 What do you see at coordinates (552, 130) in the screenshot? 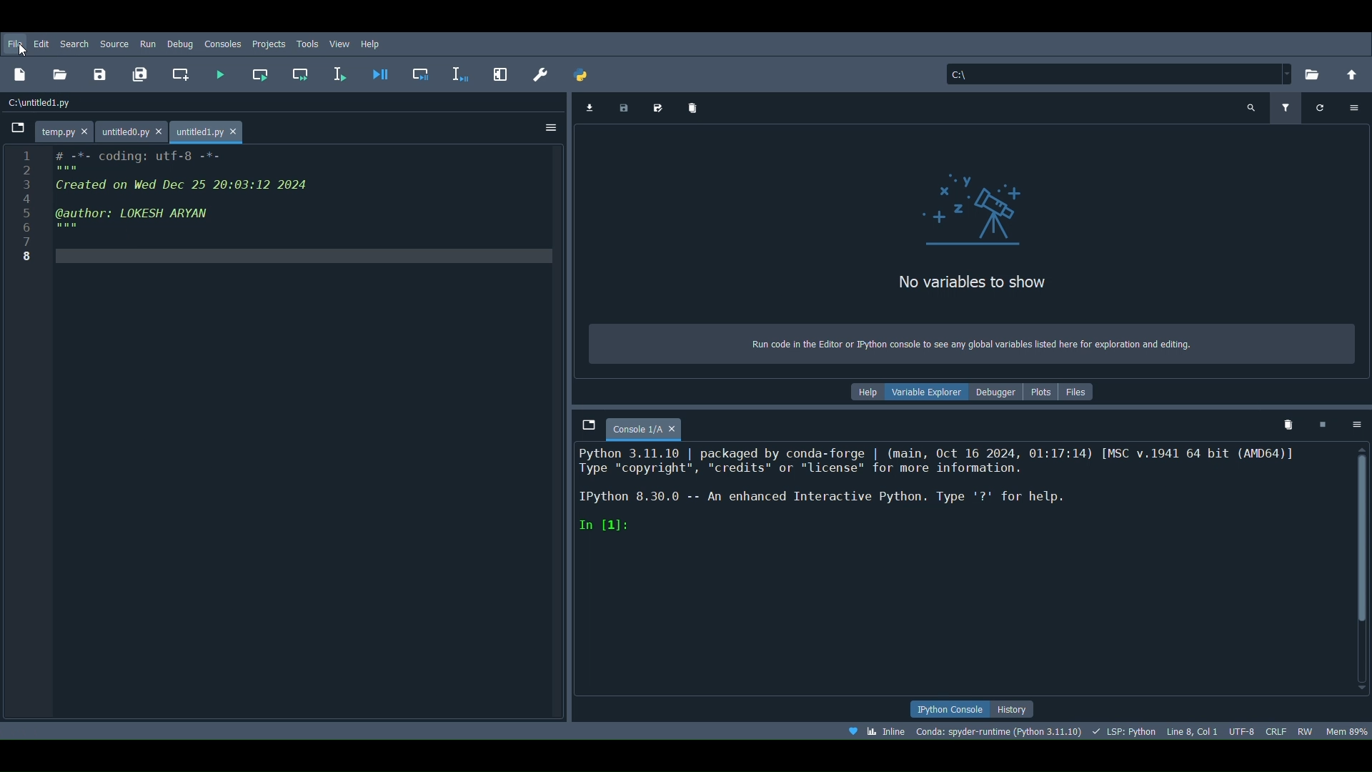
I see `Options` at bounding box center [552, 130].